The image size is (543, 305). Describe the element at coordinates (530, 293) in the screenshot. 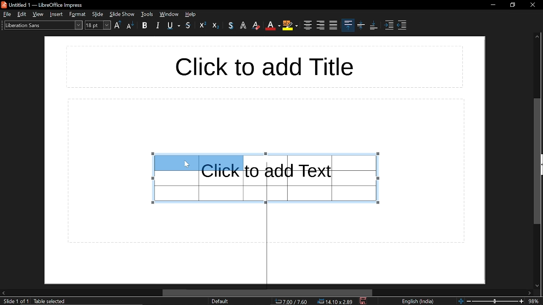

I see `move right` at that location.